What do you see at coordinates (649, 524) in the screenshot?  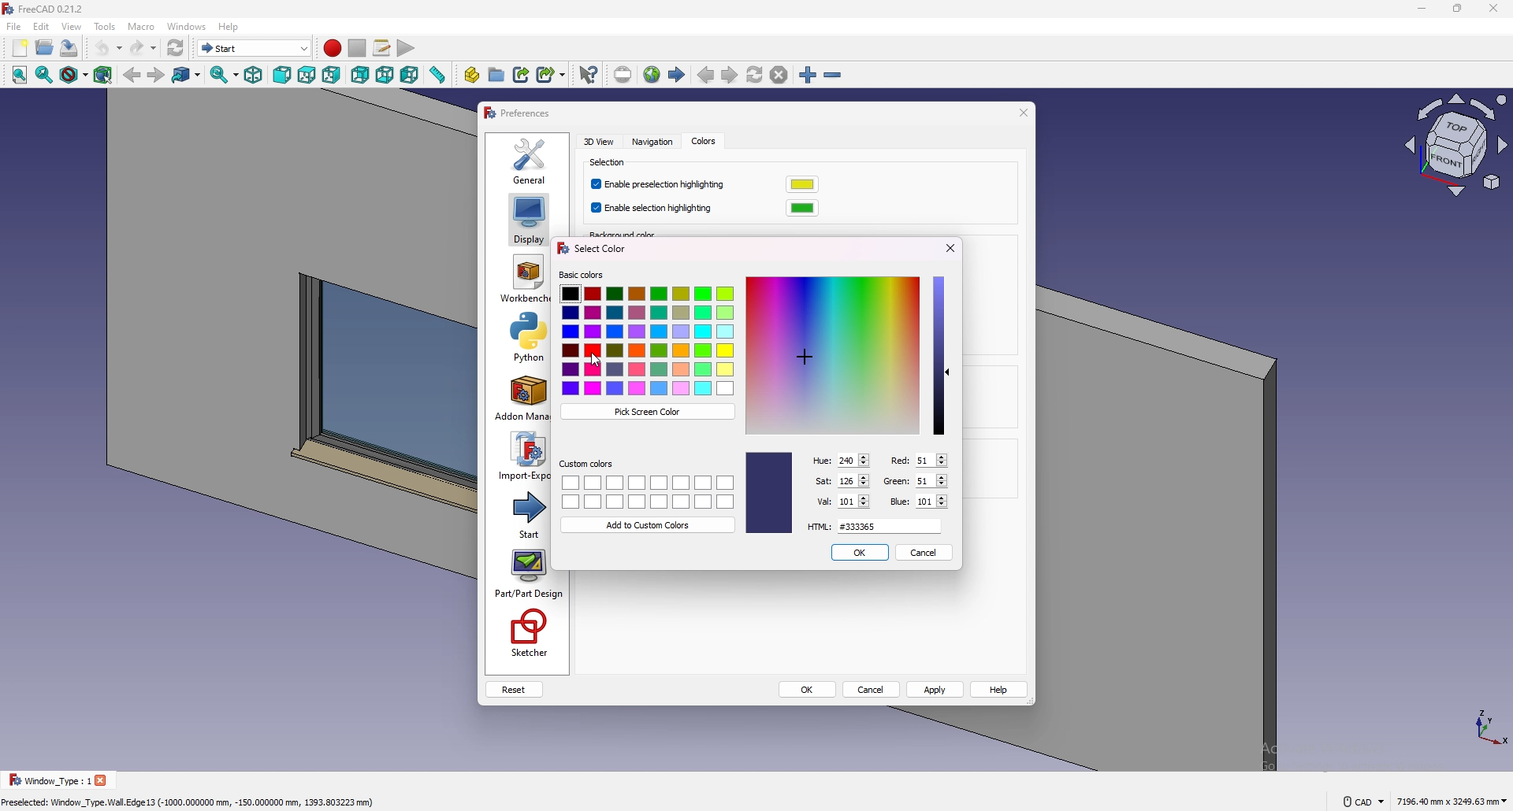 I see `Add to Custom Colors` at bounding box center [649, 524].